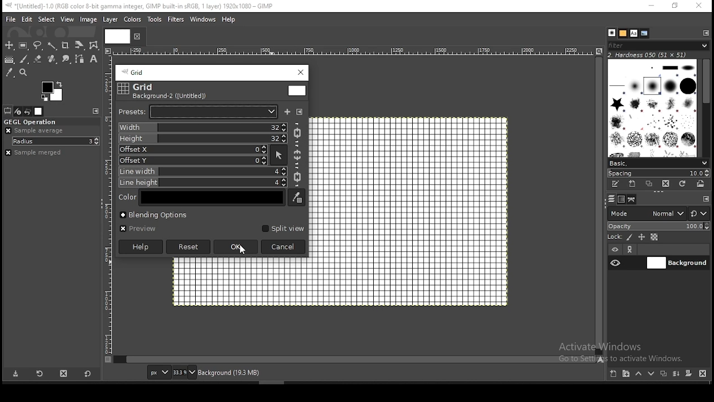 This screenshot has height=402, width=714. What do you see at coordinates (634, 200) in the screenshot?
I see `paths` at bounding box center [634, 200].